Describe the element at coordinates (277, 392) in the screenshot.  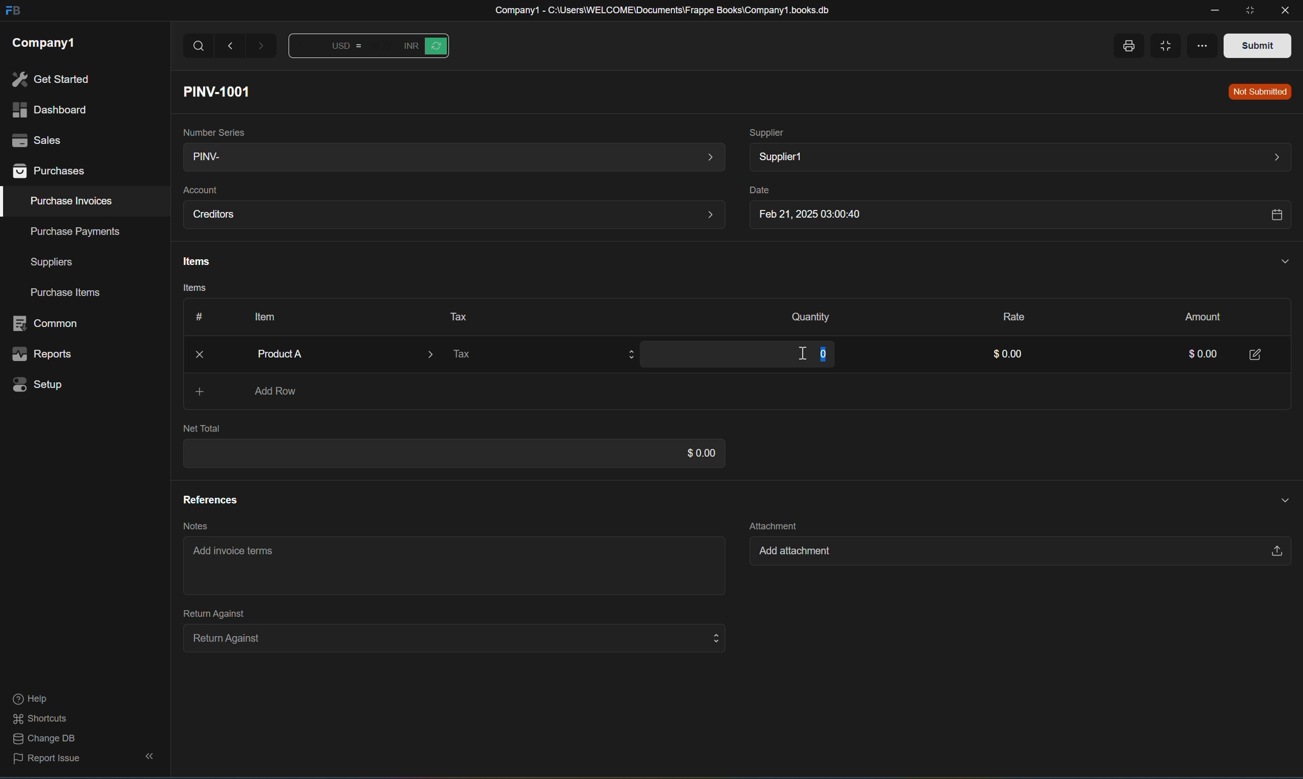
I see `Add Row` at that location.